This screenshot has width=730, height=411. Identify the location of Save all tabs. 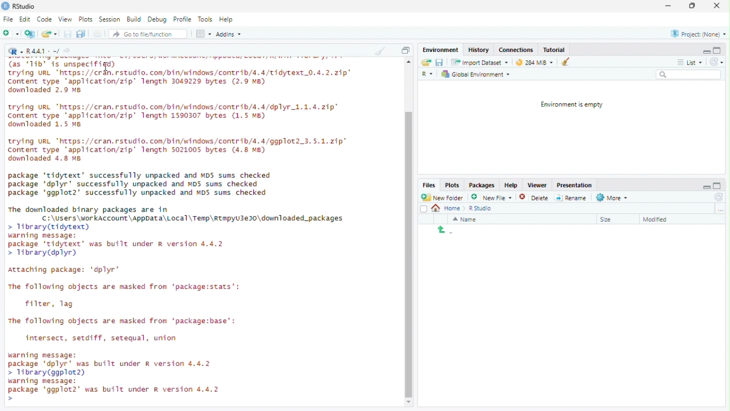
(80, 33).